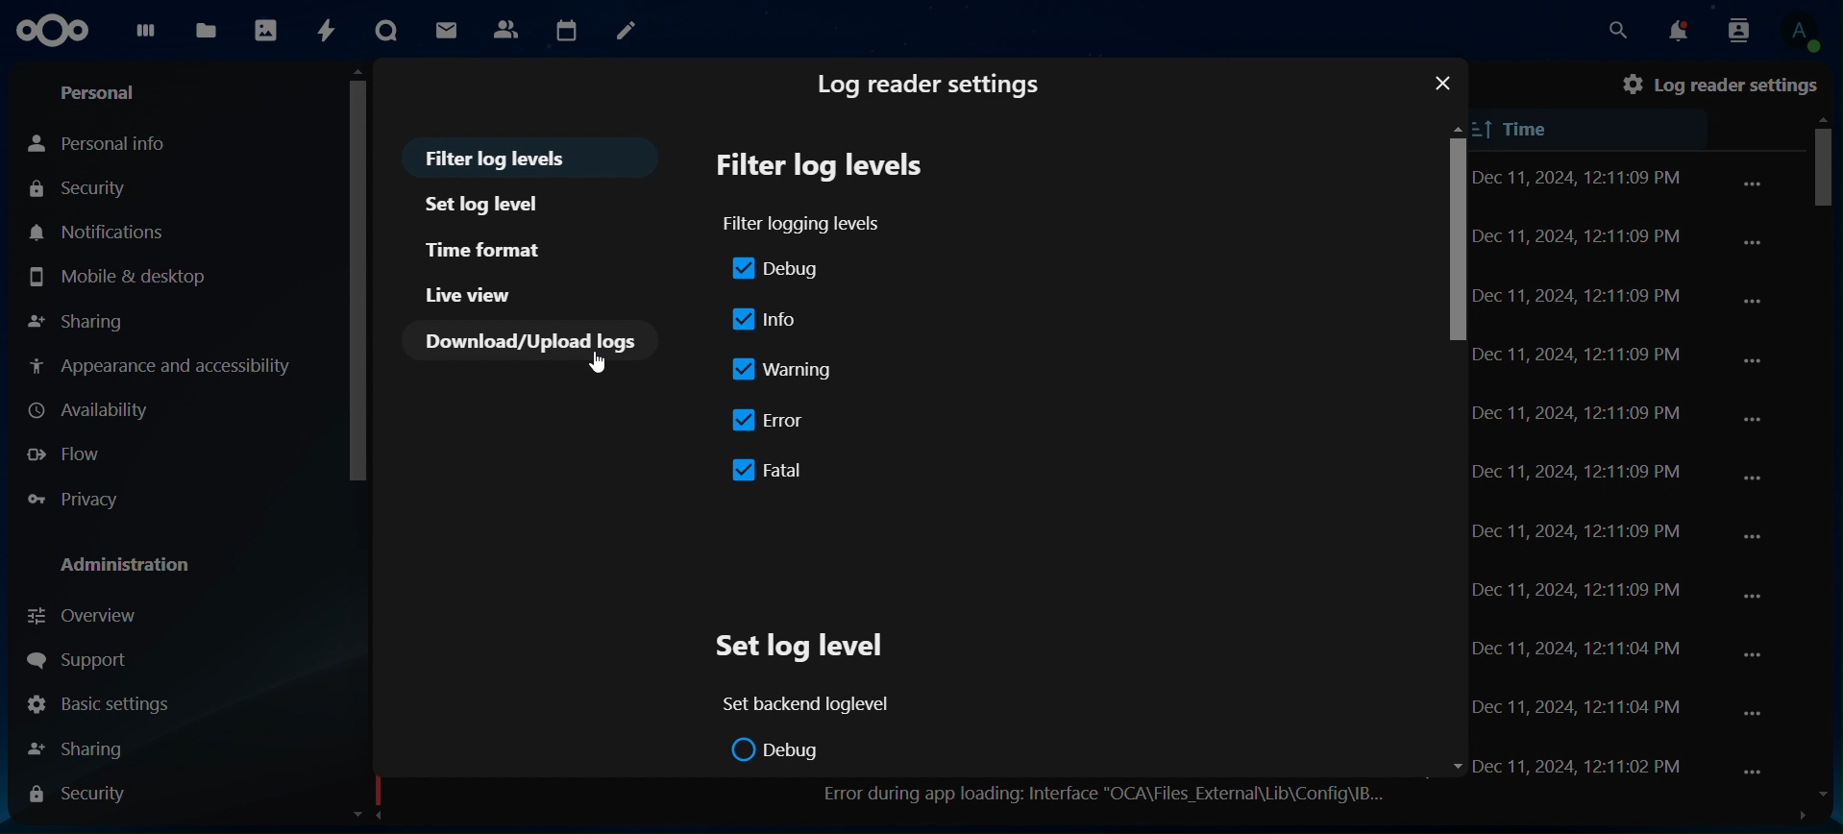 This screenshot has width=1843, height=834. Describe the element at coordinates (1758, 598) in the screenshot. I see `...` at that location.